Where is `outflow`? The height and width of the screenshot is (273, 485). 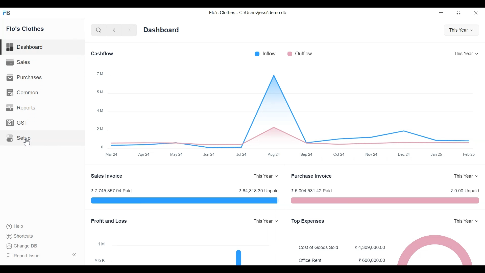 outflow is located at coordinates (300, 54).